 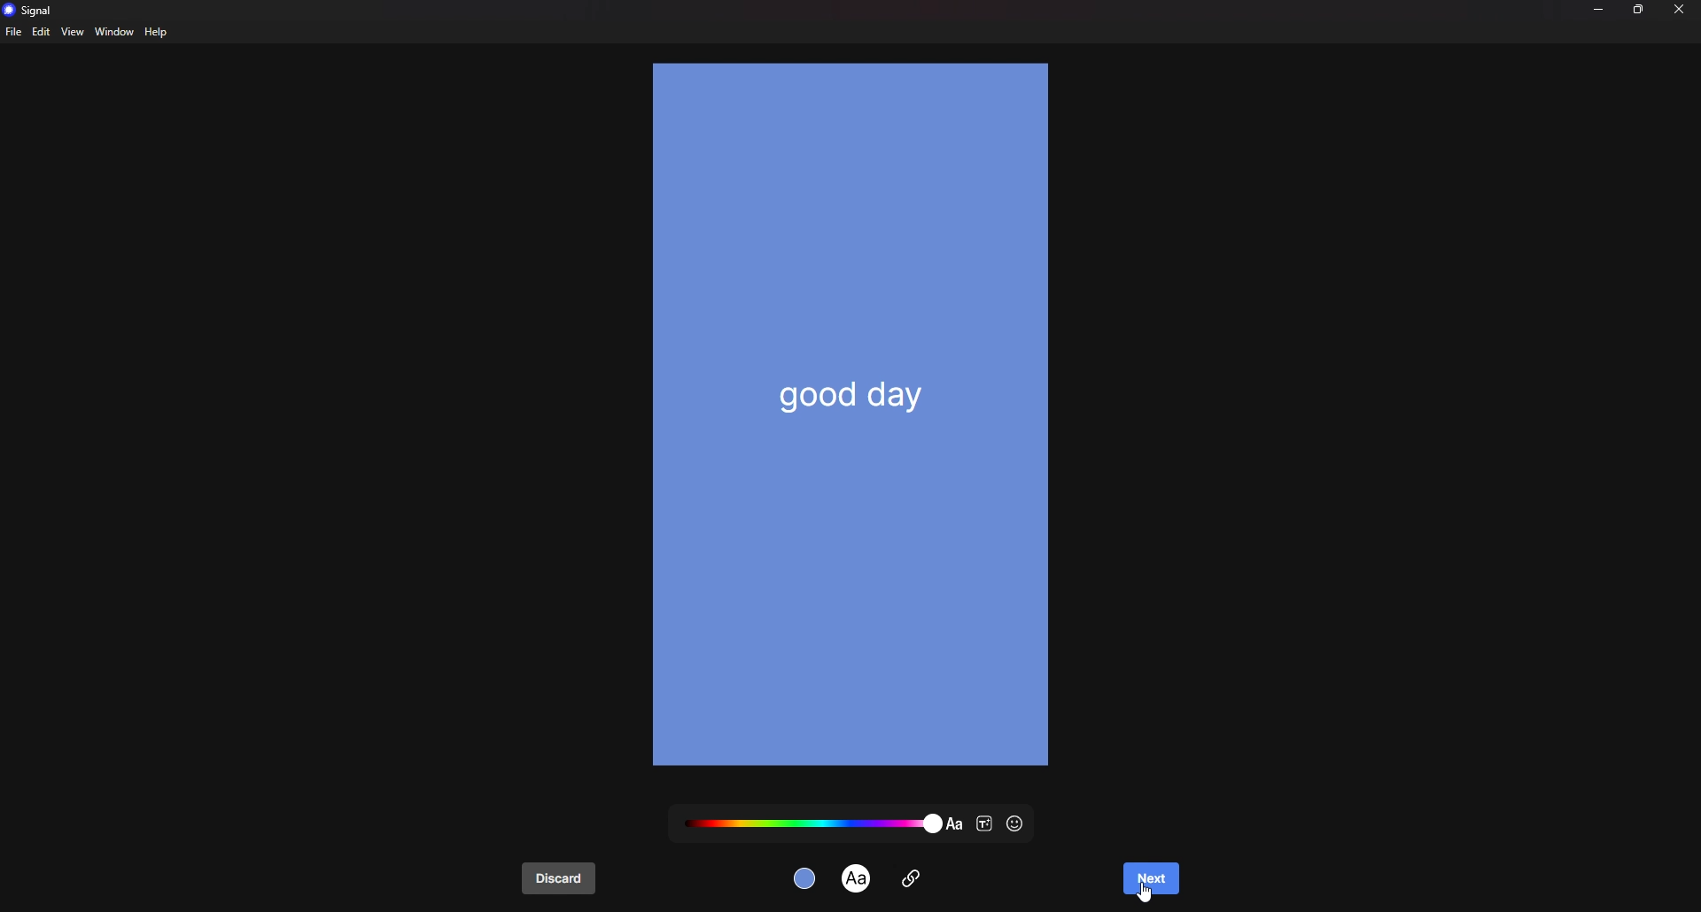 I want to click on text, so click(x=955, y=824).